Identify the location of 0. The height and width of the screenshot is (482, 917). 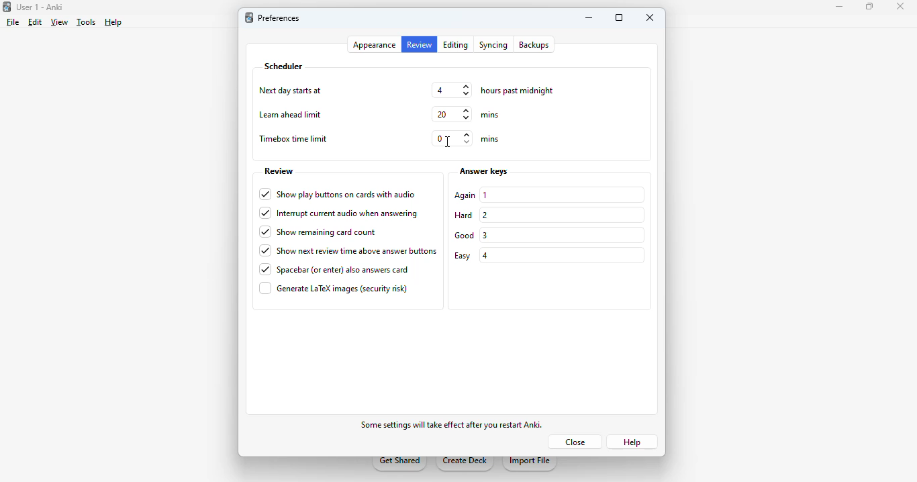
(450, 138).